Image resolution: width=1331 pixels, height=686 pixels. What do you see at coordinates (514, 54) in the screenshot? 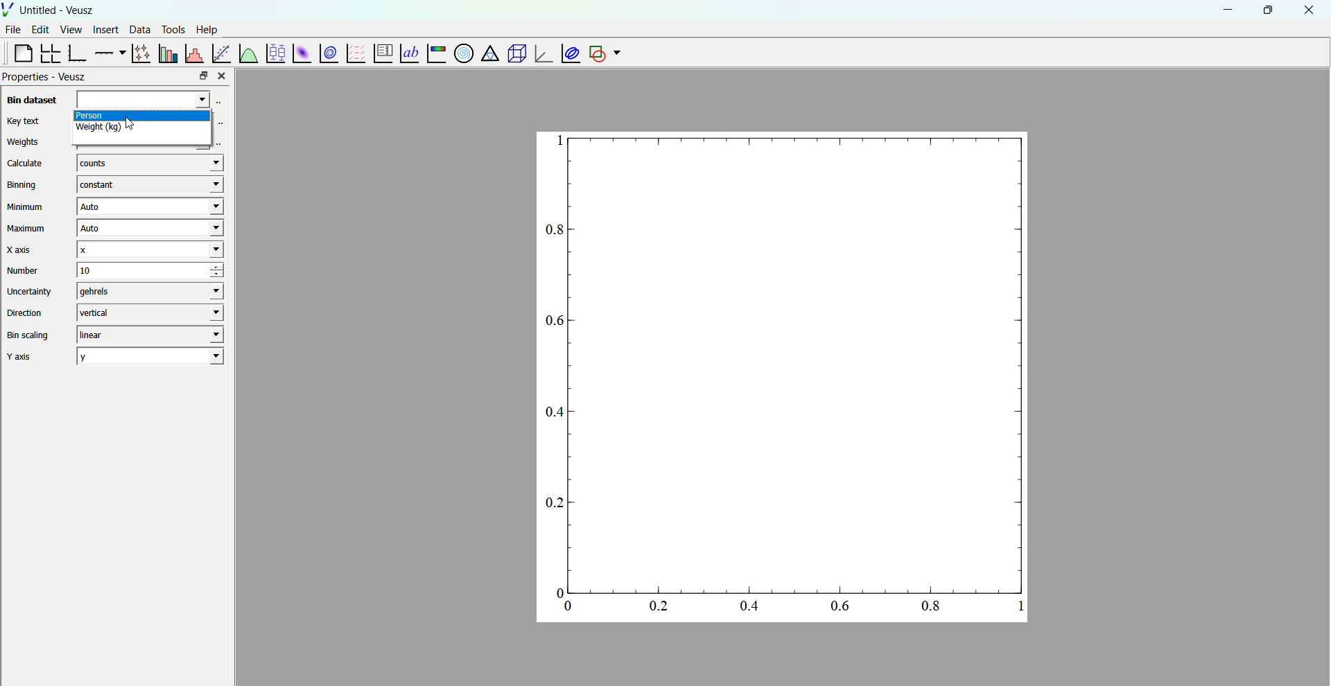
I see `3d scene` at bounding box center [514, 54].